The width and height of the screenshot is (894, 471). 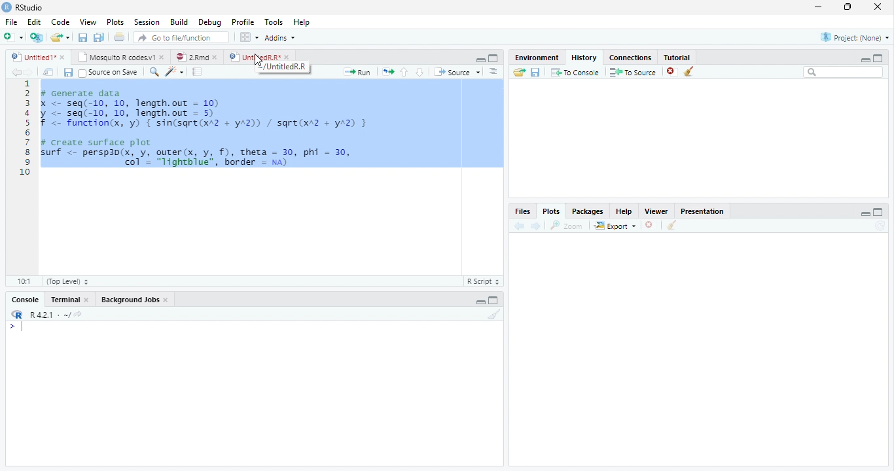 What do you see at coordinates (25, 128) in the screenshot?
I see `Line numbers` at bounding box center [25, 128].